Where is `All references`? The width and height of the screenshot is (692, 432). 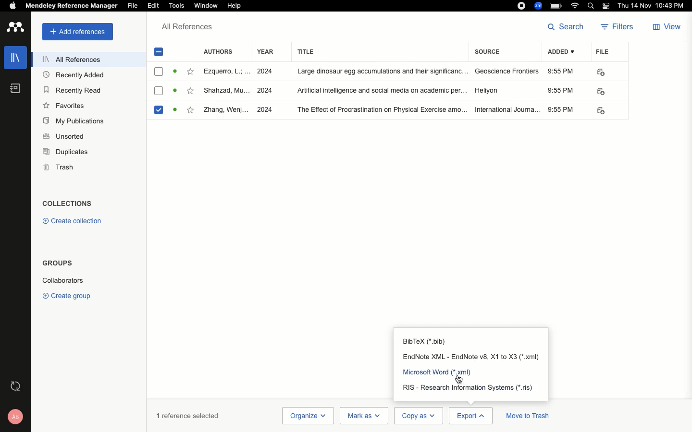
All references is located at coordinates (72, 61).